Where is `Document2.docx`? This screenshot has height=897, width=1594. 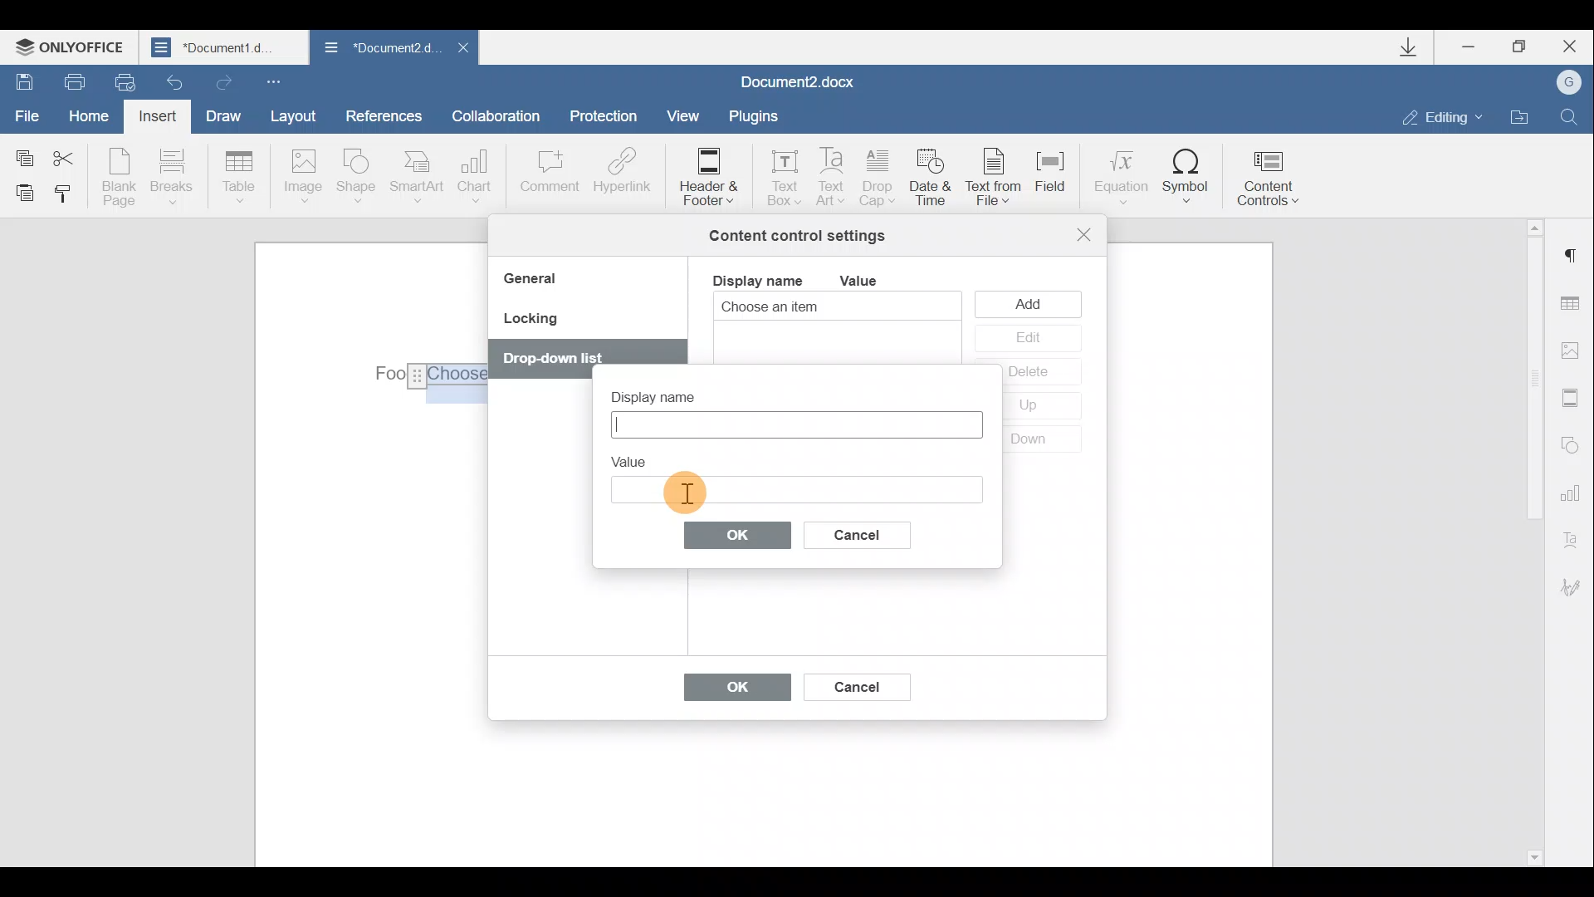 Document2.docx is located at coordinates (799, 80).